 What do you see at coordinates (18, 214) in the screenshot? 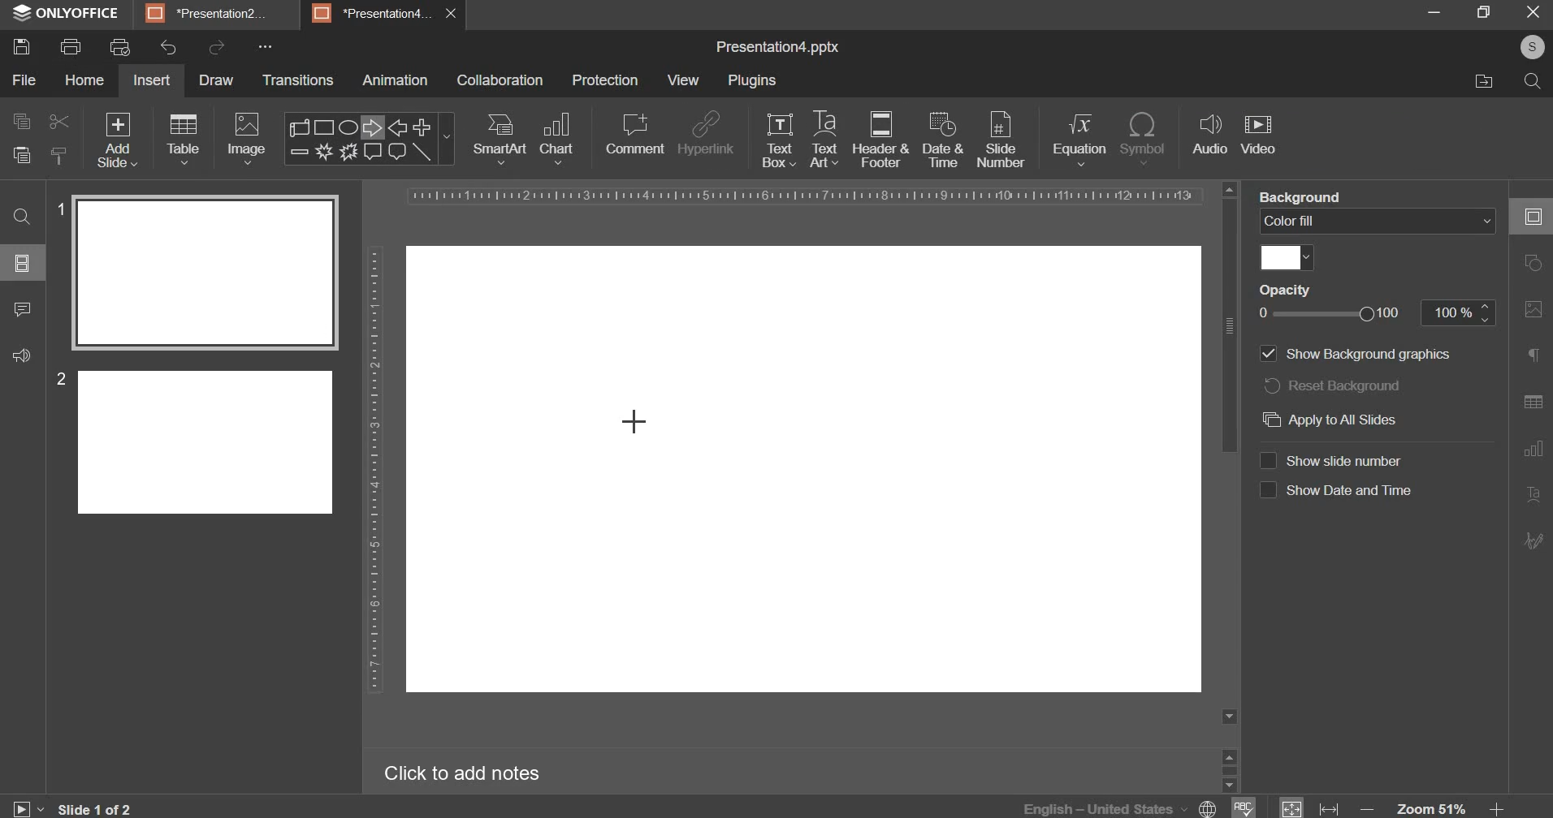
I see `search` at bounding box center [18, 214].